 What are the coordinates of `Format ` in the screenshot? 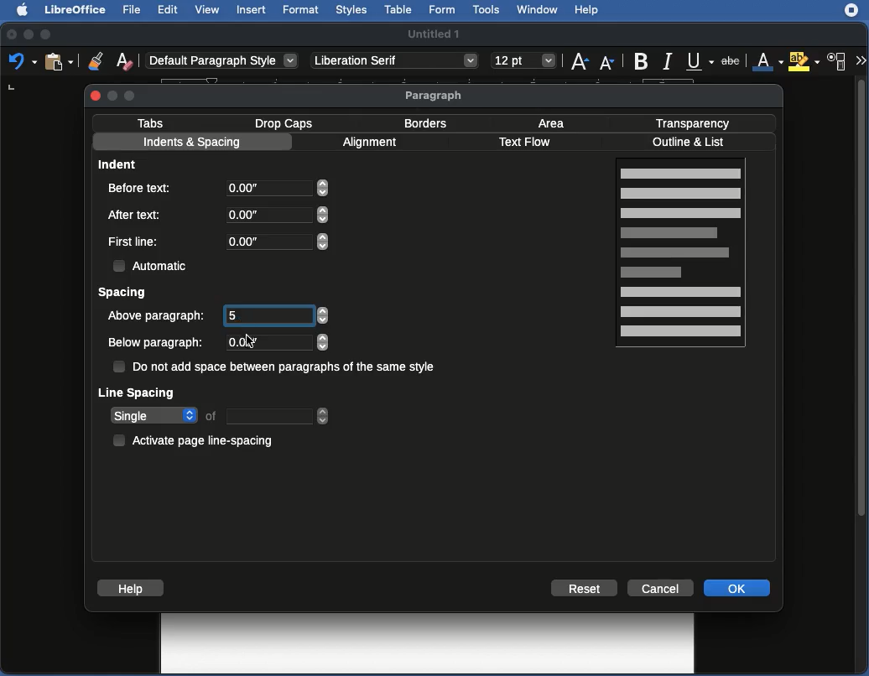 It's located at (300, 10).